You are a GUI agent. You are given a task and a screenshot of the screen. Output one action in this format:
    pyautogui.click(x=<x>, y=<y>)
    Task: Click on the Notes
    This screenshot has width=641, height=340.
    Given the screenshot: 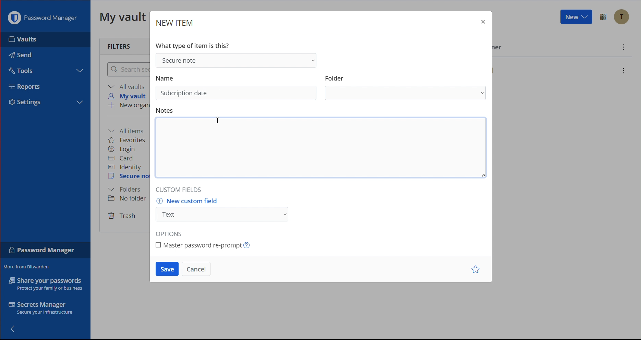 What is the action you would take?
    pyautogui.click(x=324, y=149)
    